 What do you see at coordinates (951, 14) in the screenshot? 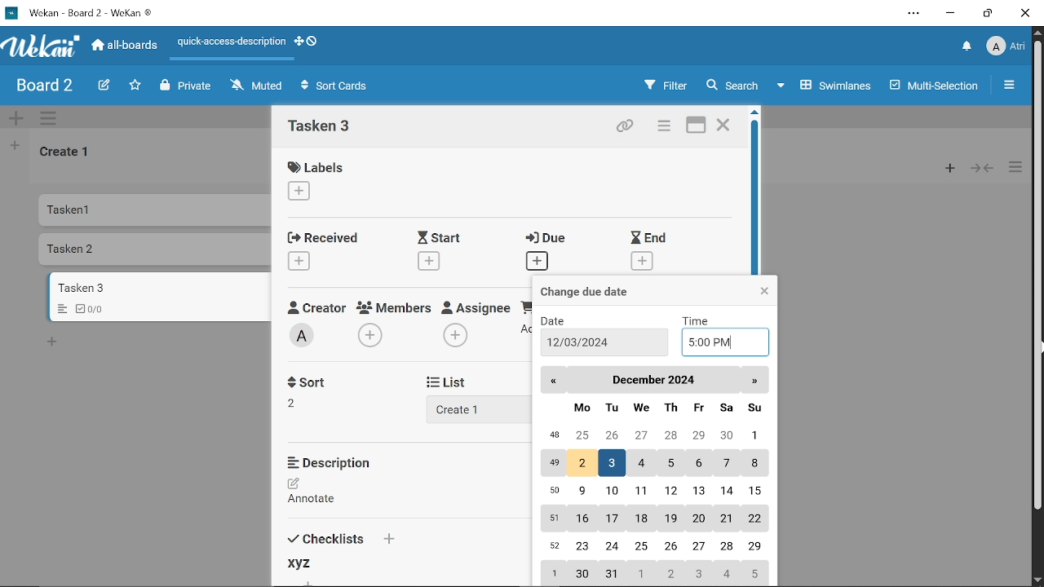
I see `Minimize` at bounding box center [951, 14].